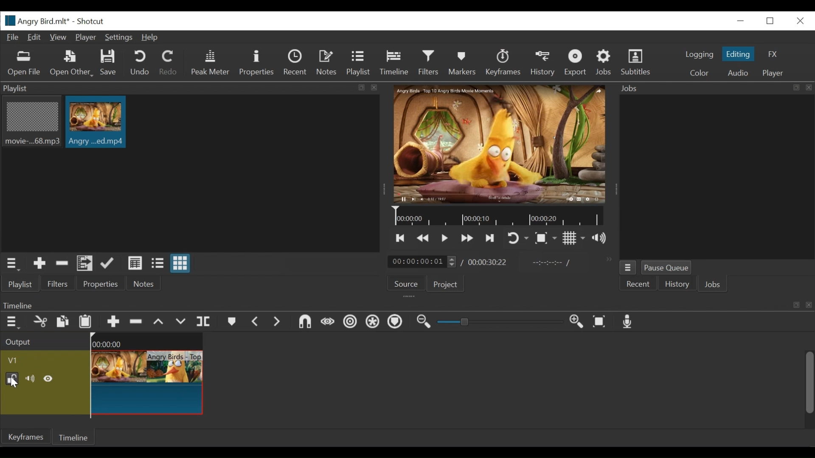 The width and height of the screenshot is (815, 458). Describe the element at coordinates (12, 379) in the screenshot. I see `(un)lock track` at that location.